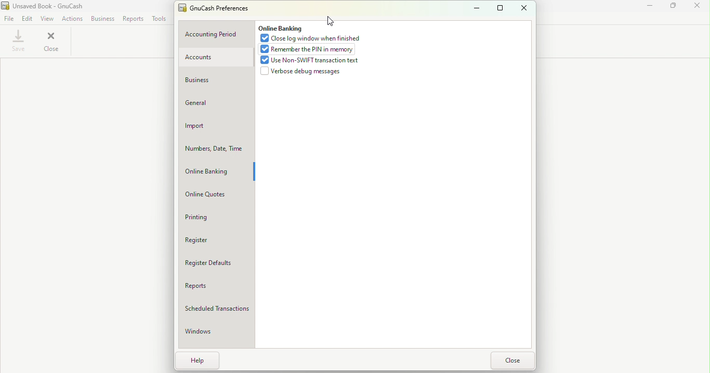  I want to click on Close log window when finished, so click(313, 39).